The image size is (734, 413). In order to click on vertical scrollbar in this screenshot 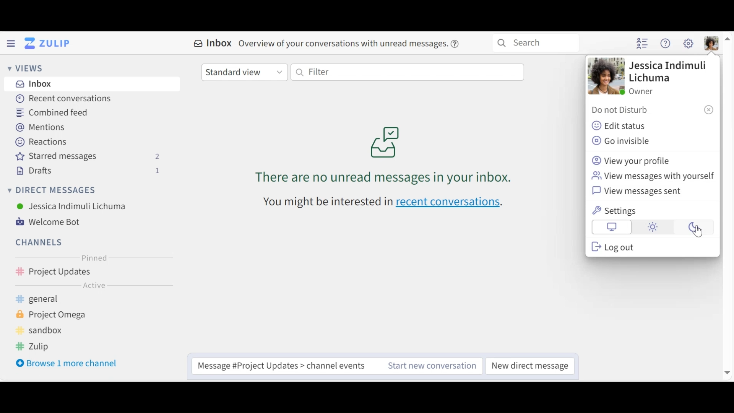, I will do `click(728, 206)`.